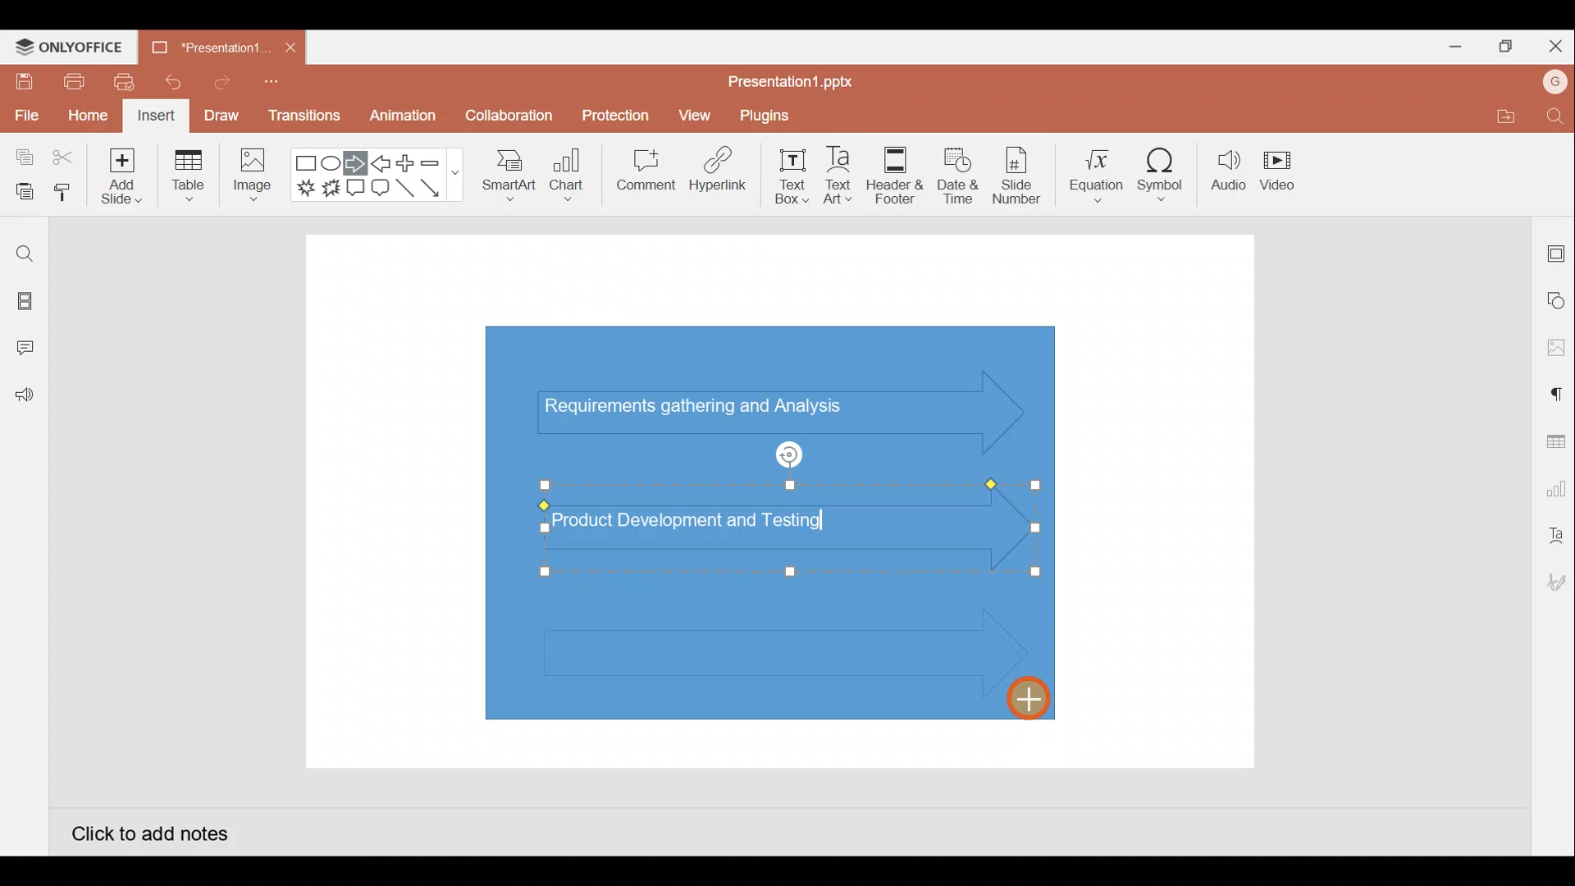  What do you see at coordinates (1501, 47) in the screenshot?
I see `Maximize` at bounding box center [1501, 47].